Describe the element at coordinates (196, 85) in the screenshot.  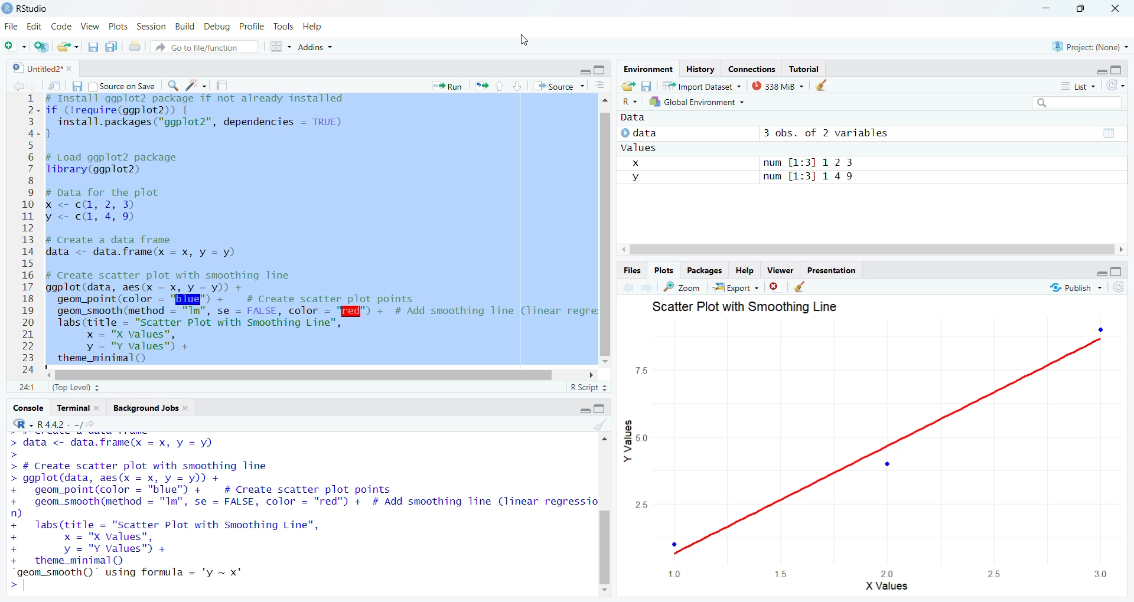
I see `code tools` at that location.